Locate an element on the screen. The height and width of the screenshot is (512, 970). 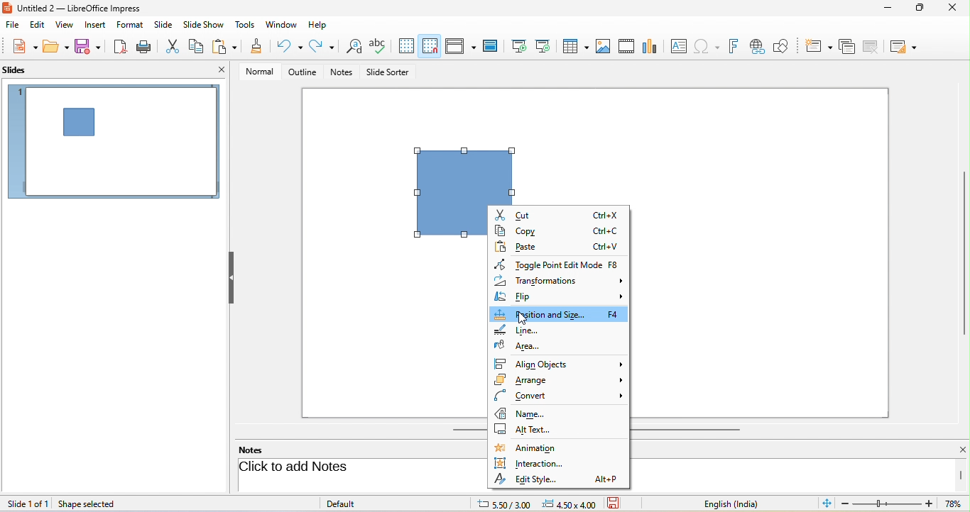
position and size is located at coordinates (560, 314).